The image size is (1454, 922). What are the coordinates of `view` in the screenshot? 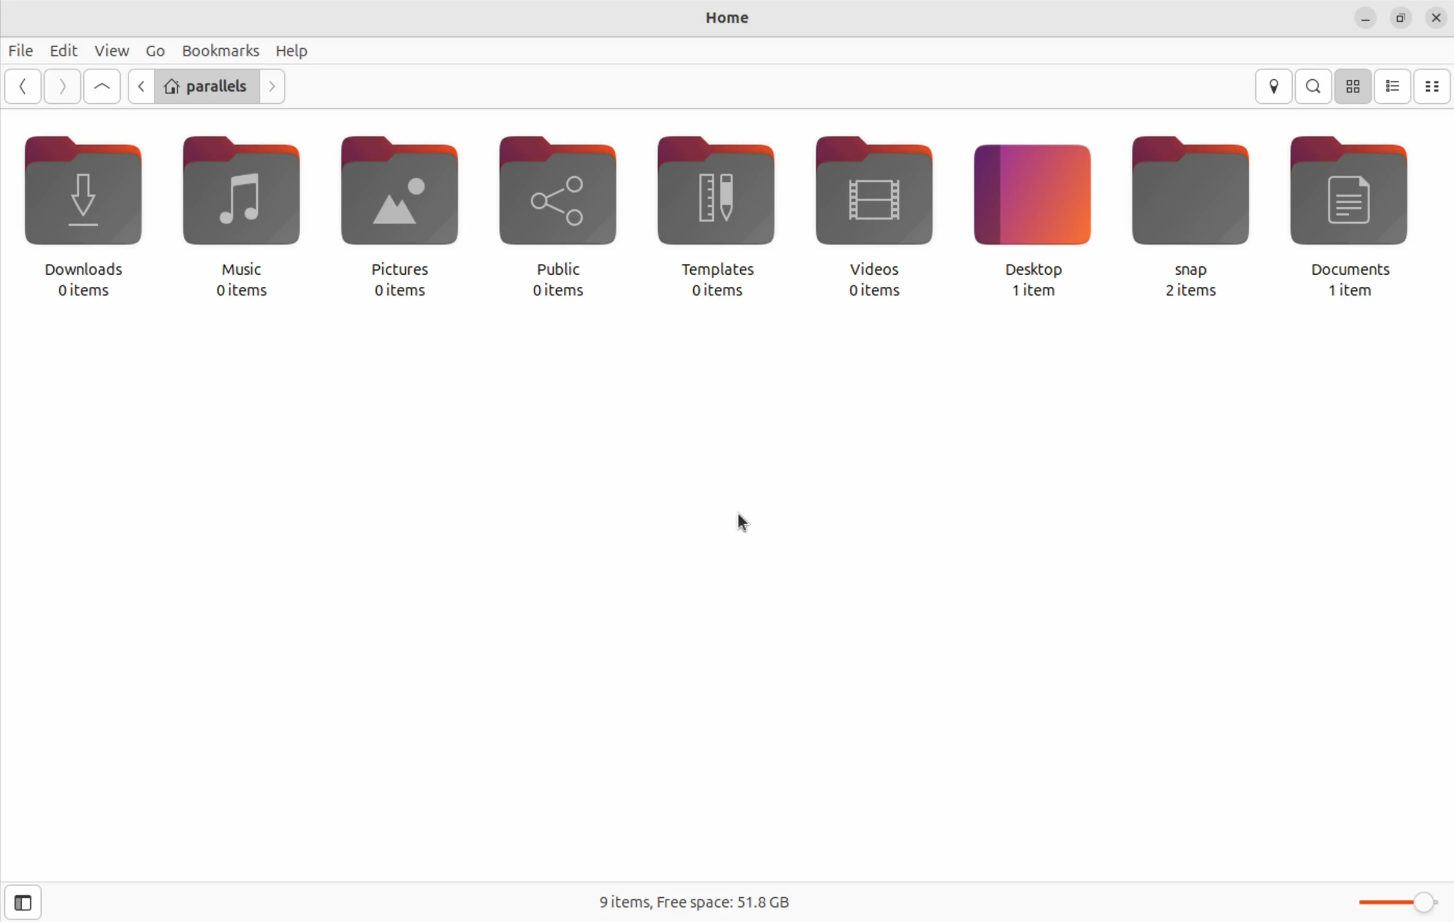 It's located at (110, 50).